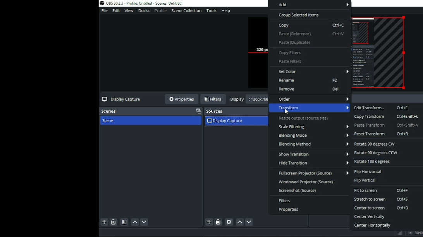  Describe the element at coordinates (181, 99) in the screenshot. I see `Properties` at that location.